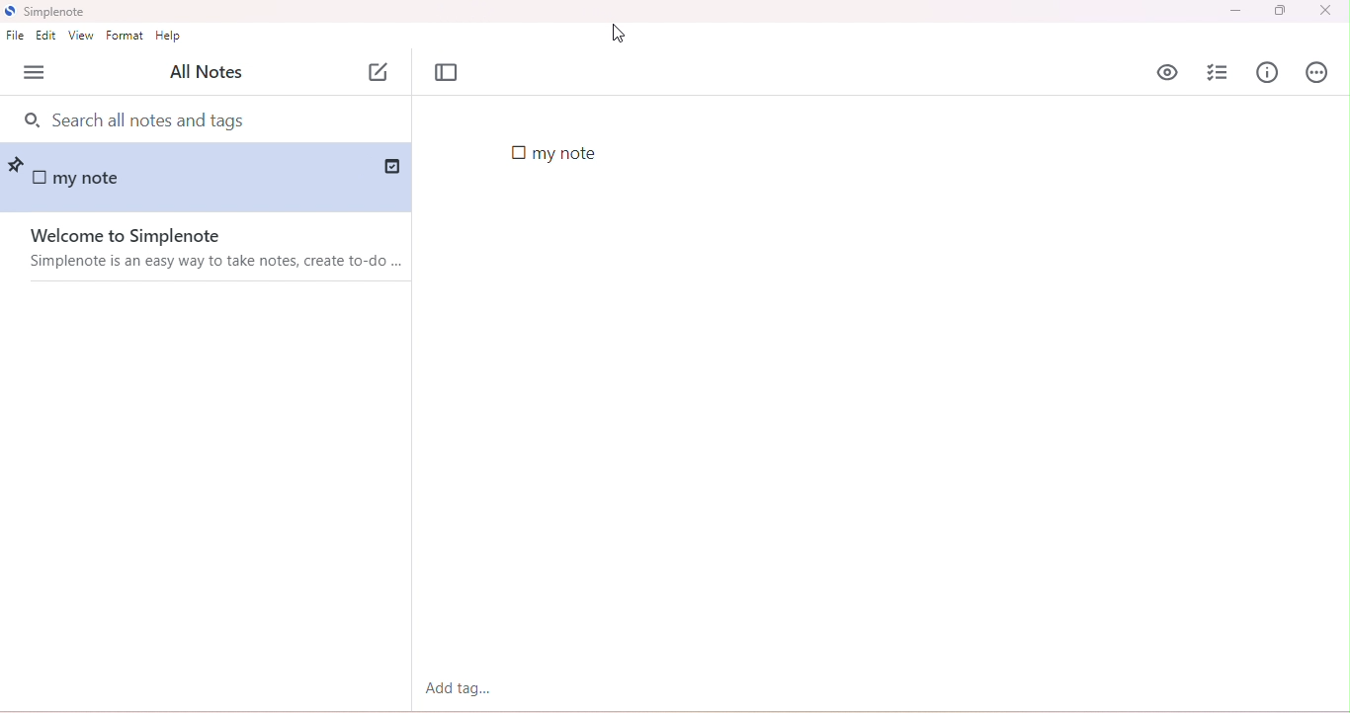  Describe the element at coordinates (125, 35) in the screenshot. I see `format` at that location.